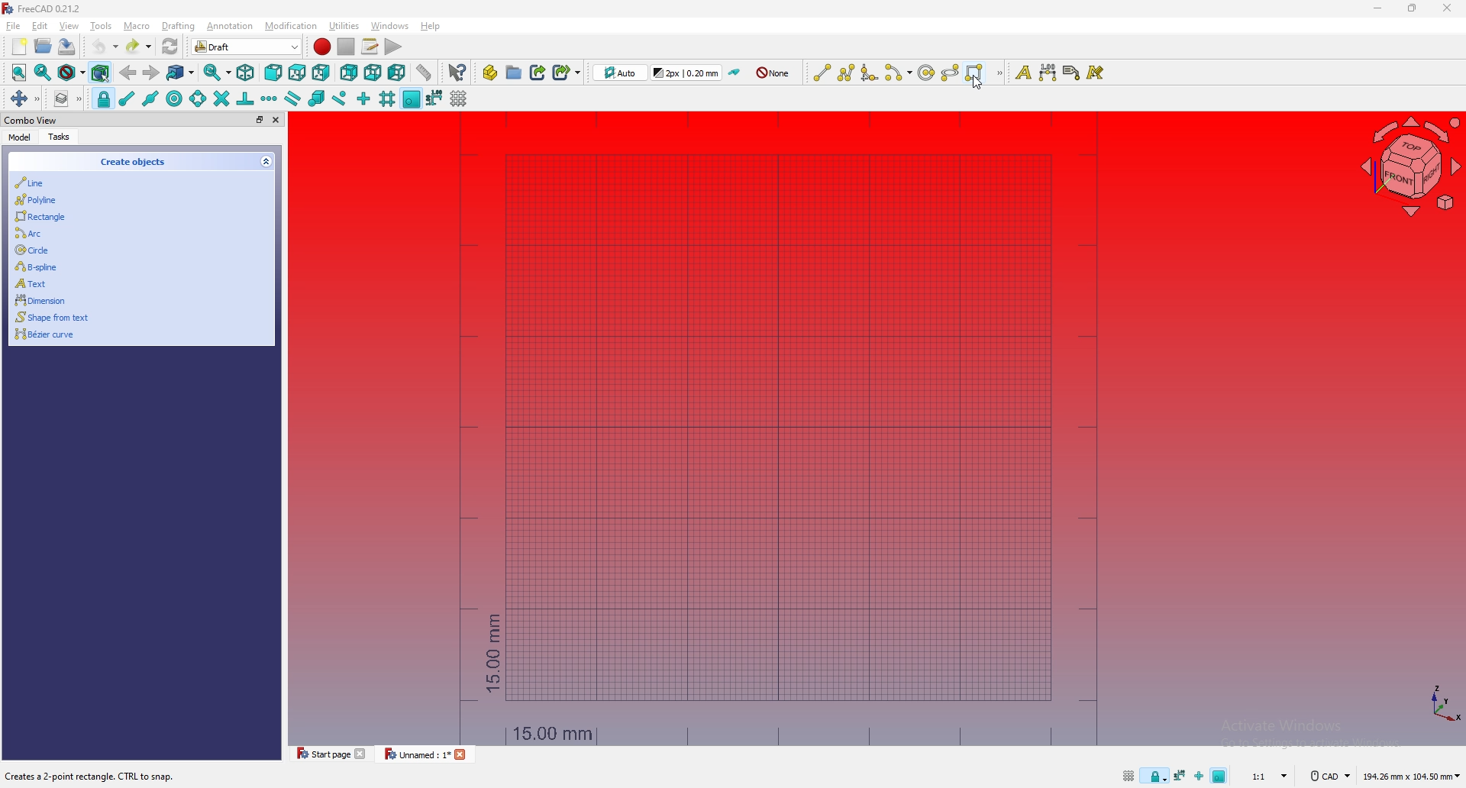 The height and width of the screenshot is (788, 1466). I want to click on resize, so click(1412, 8).